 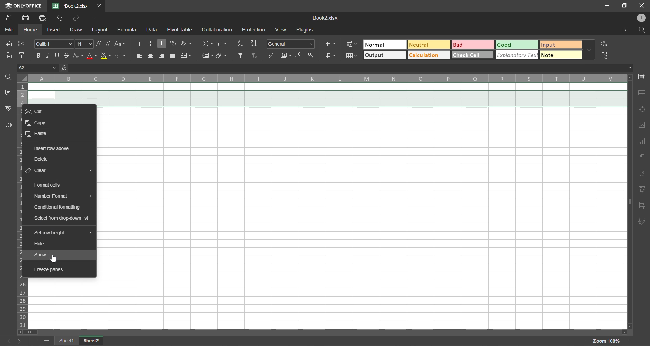 I want to click on protection, so click(x=255, y=30).